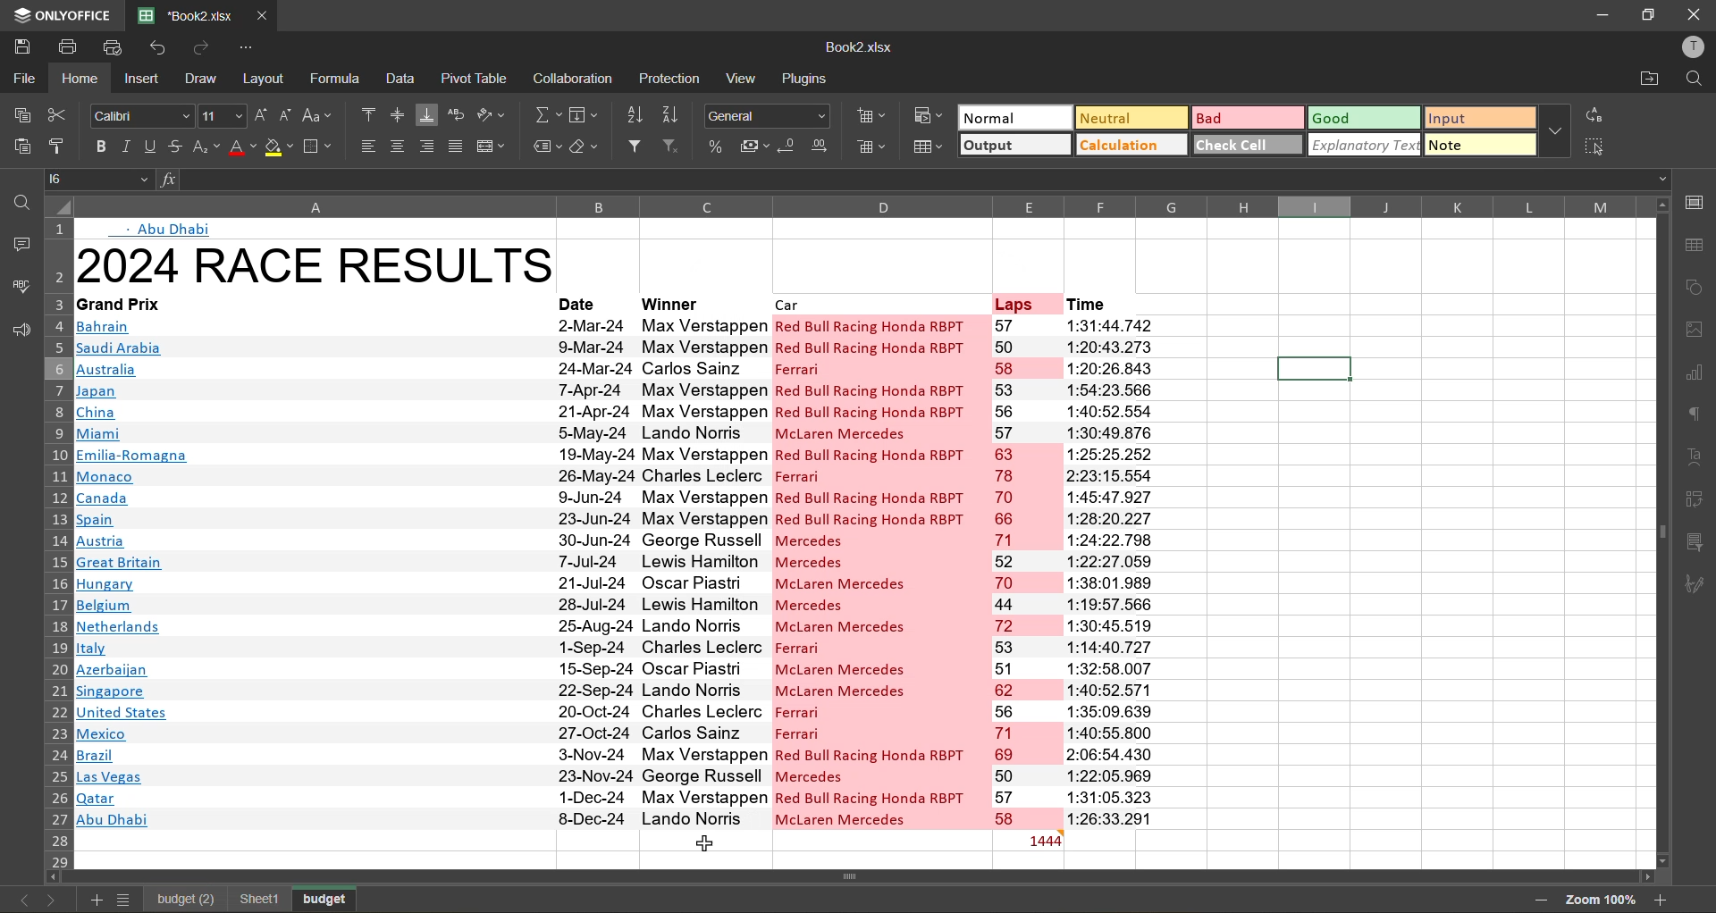  Describe the element at coordinates (1661, 898) in the screenshot. I see `zoom in` at that location.